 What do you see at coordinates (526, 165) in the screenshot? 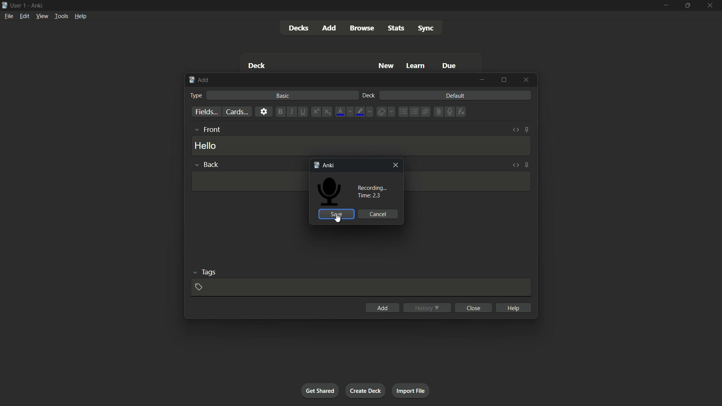
I see `toggle sticky` at bounding box center [526, 165].